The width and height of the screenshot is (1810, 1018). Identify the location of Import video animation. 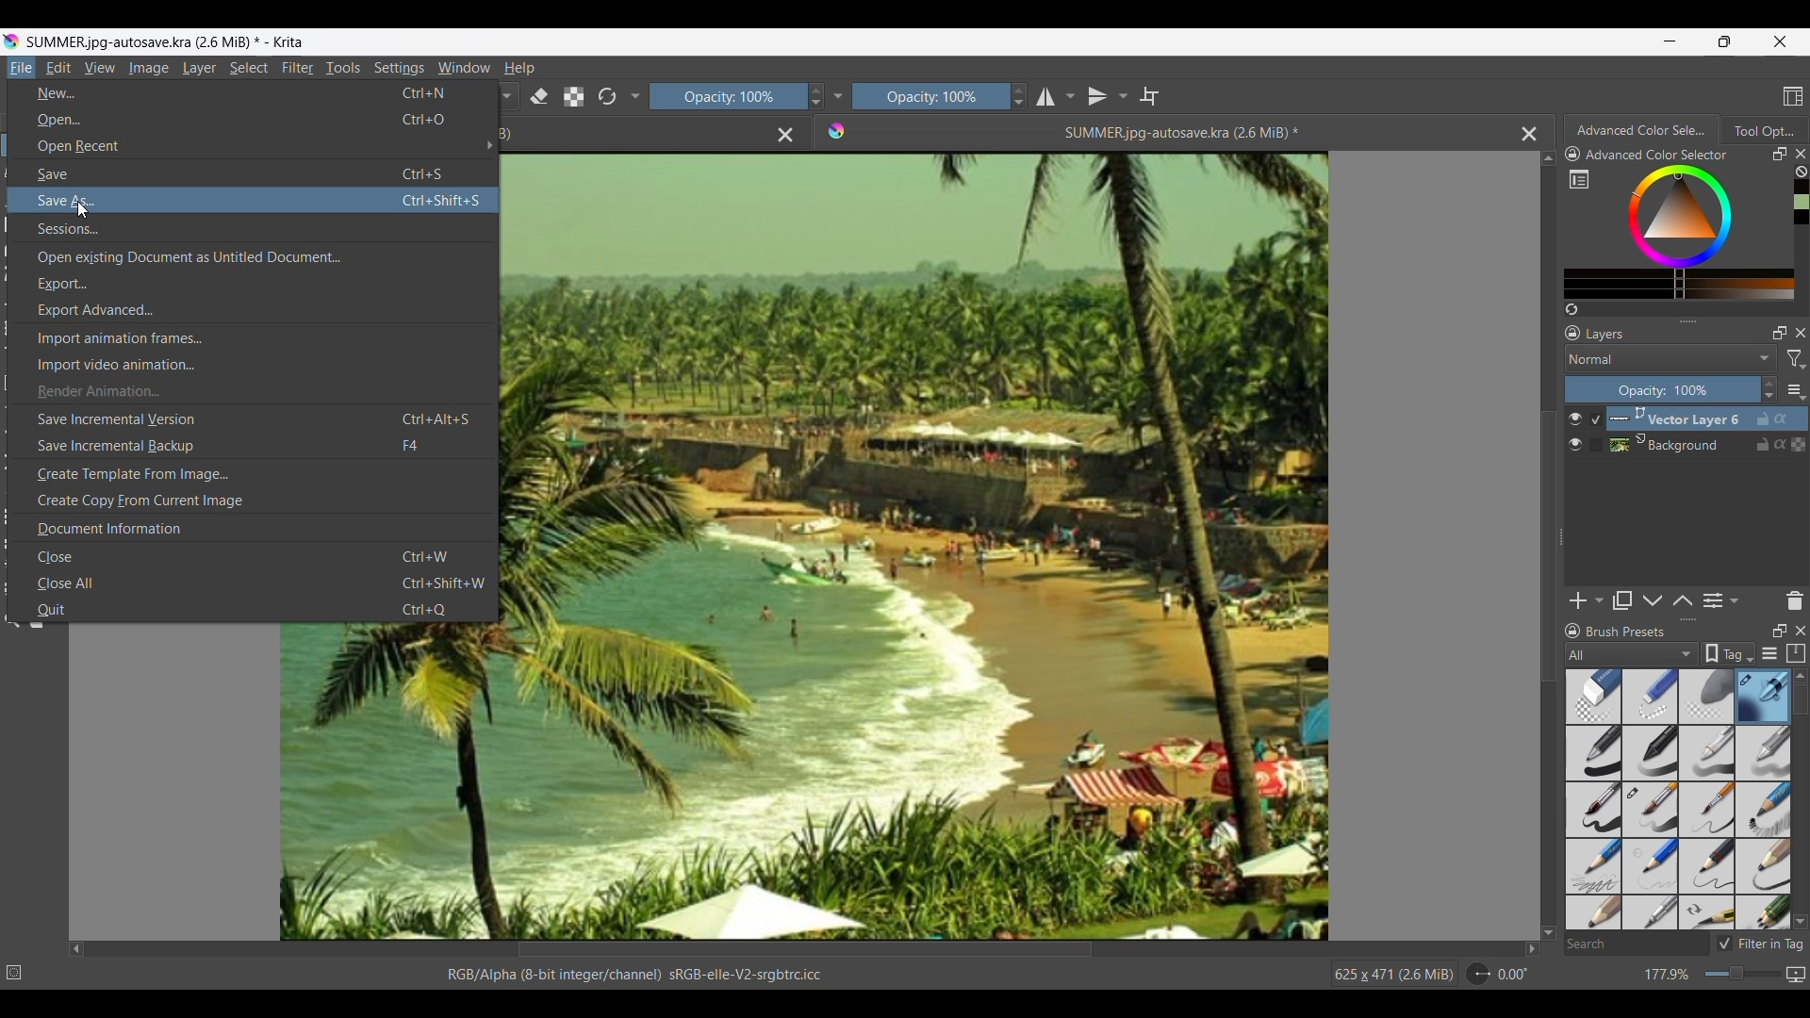
(255, 365).